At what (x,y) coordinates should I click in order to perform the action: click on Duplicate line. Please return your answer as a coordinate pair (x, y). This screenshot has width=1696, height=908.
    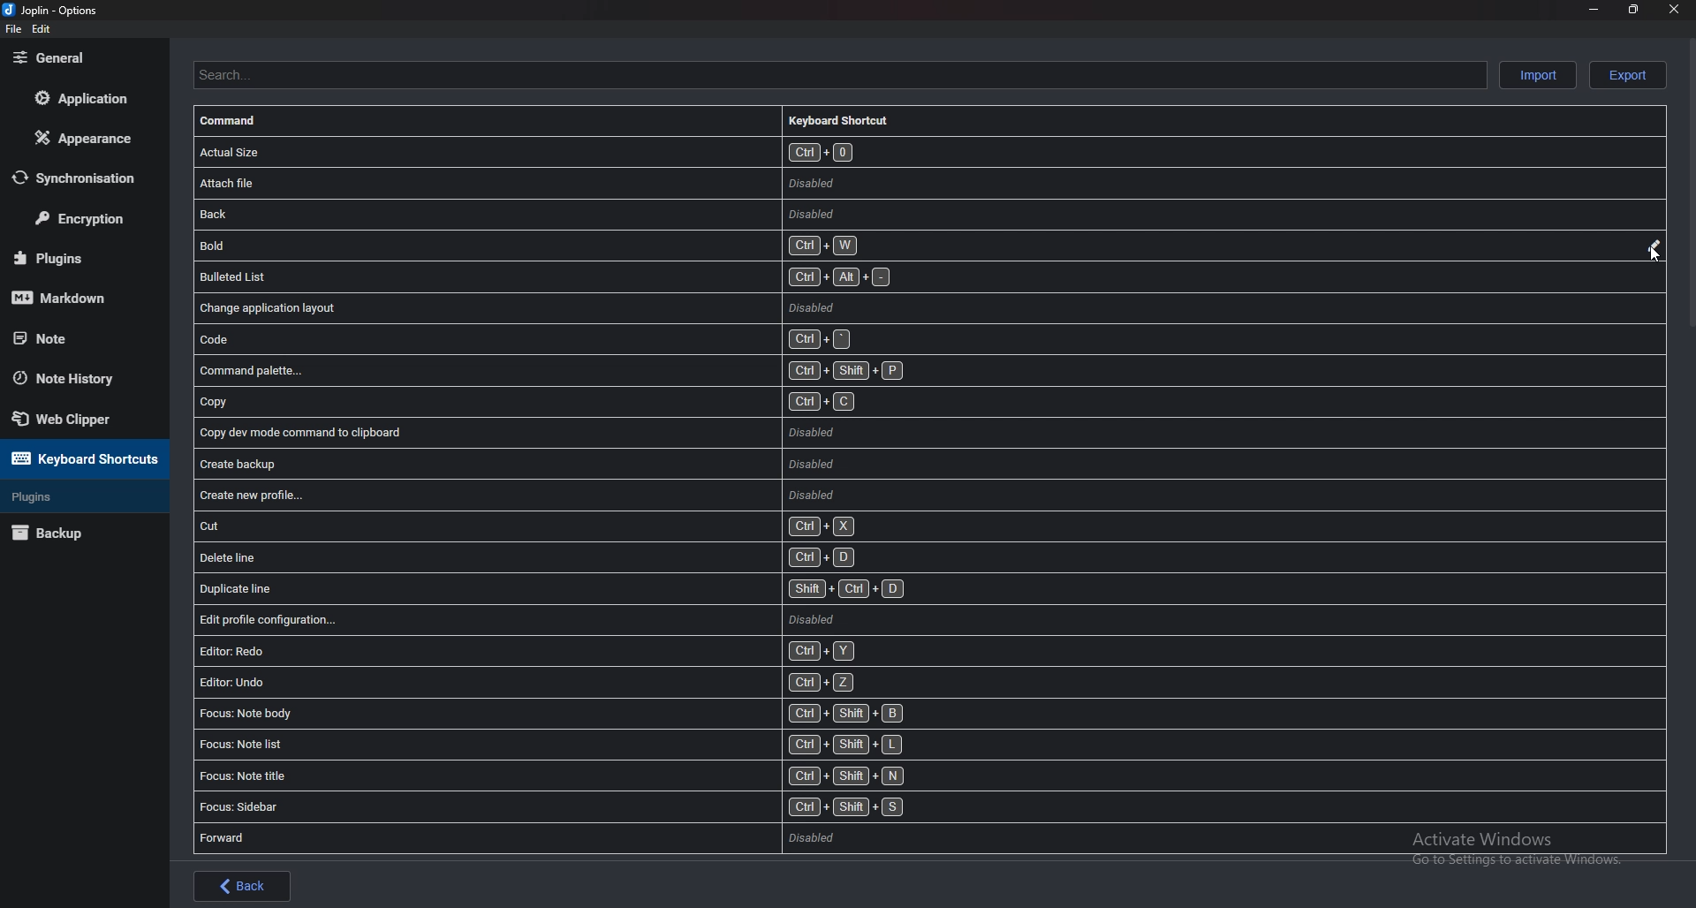
    Looking at the image, I should click on (590, 590).